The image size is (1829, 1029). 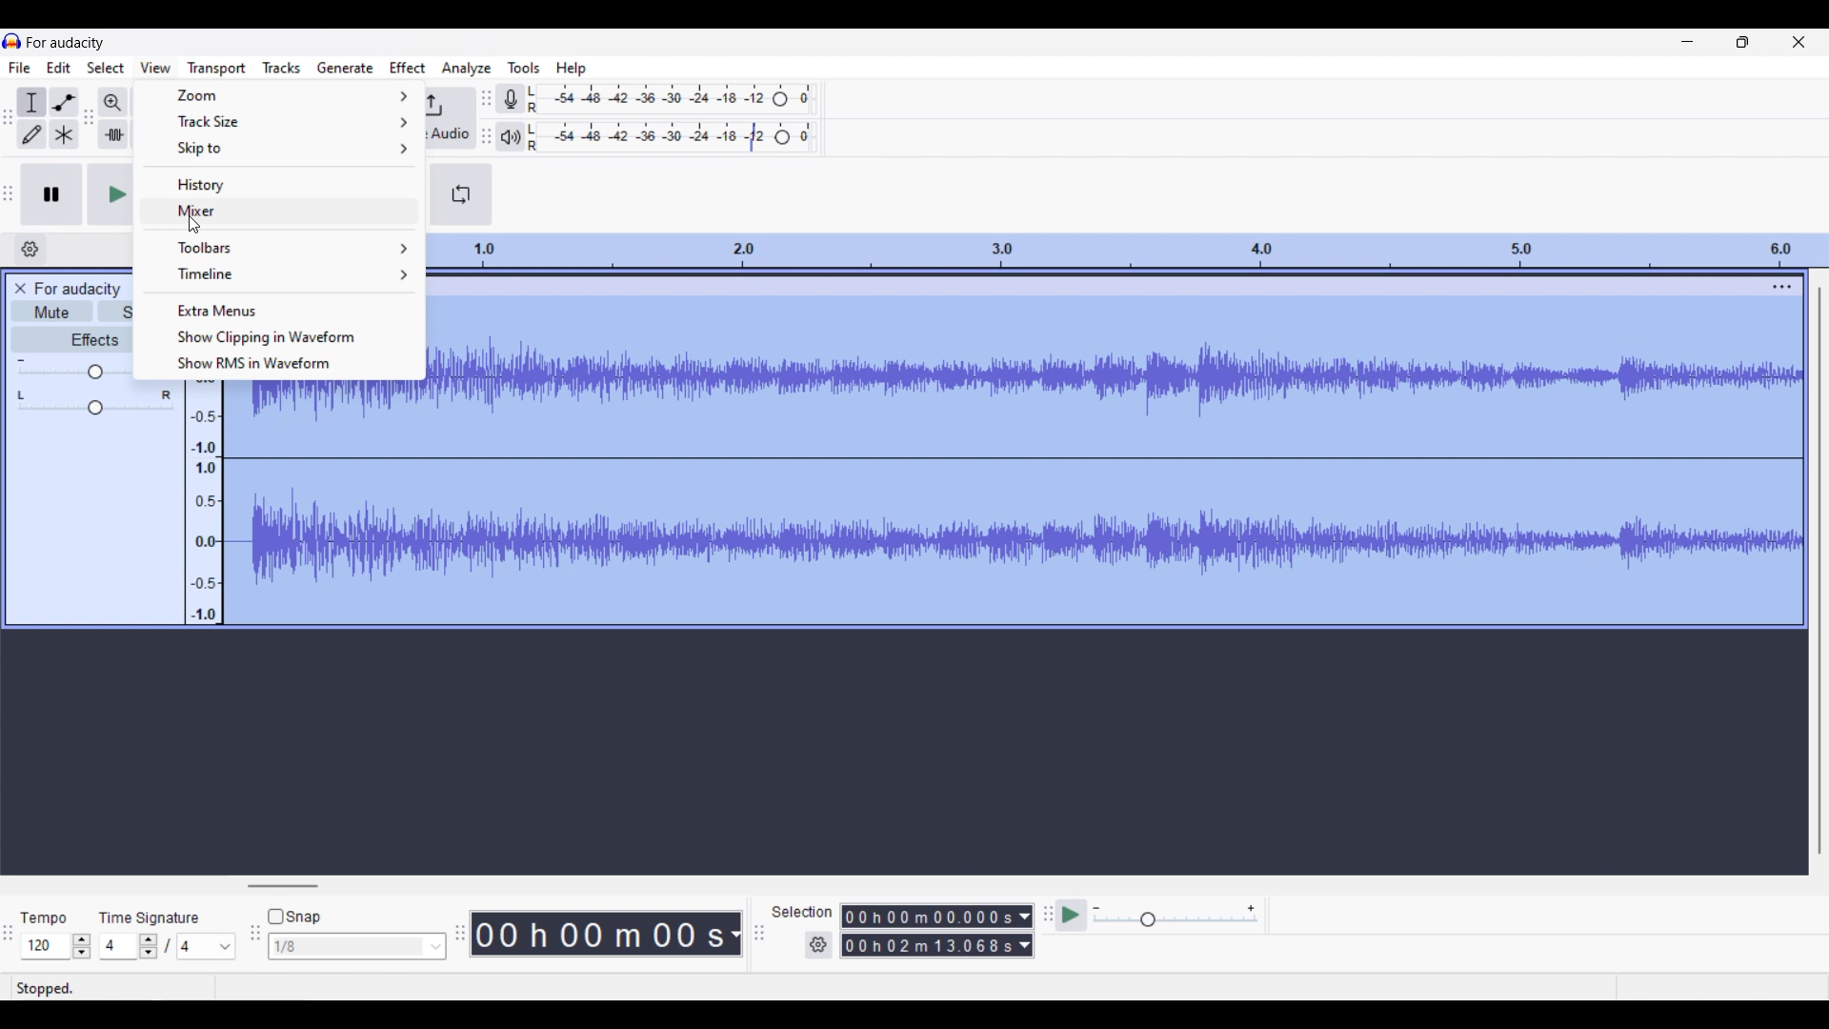 What do you see at coordinates (279, 121) in the screenshot?
I see `Track size options ` at bounding box center [279, 121].